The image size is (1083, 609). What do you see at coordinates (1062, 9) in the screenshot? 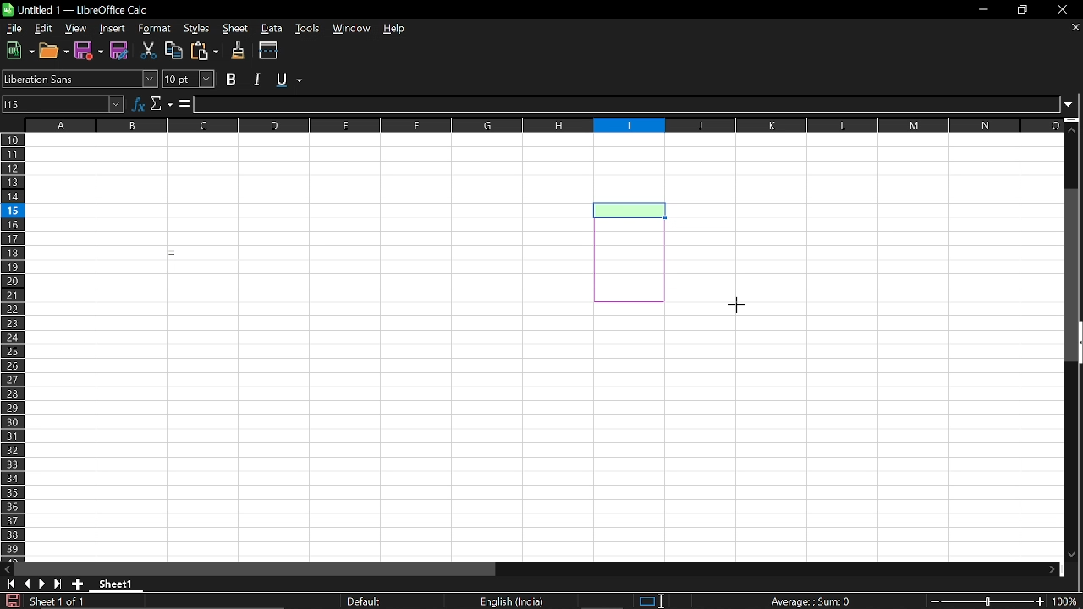
I see `CLose` at bounding box center [1062, 9].